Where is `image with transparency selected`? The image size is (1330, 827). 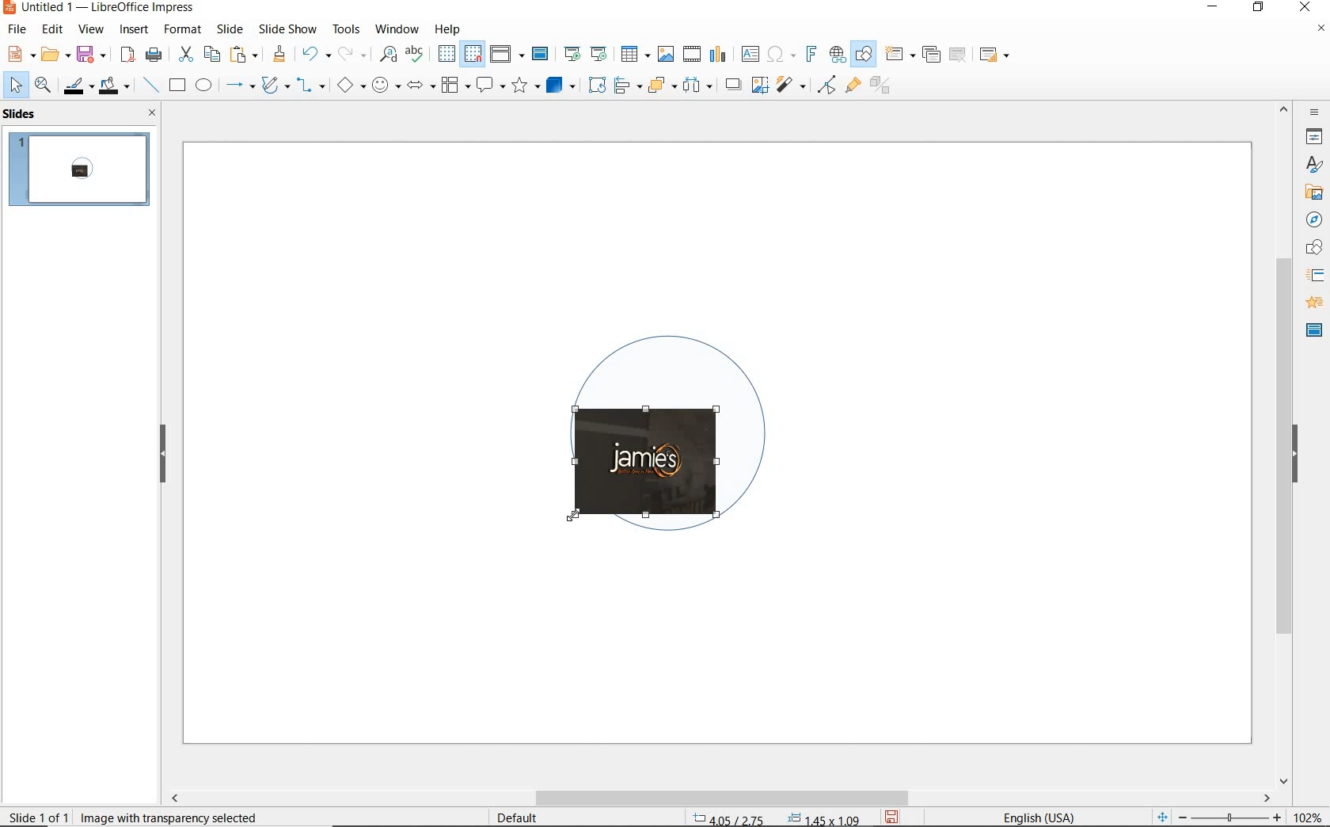 image with transparency selected is located at coordinates (184, 816).